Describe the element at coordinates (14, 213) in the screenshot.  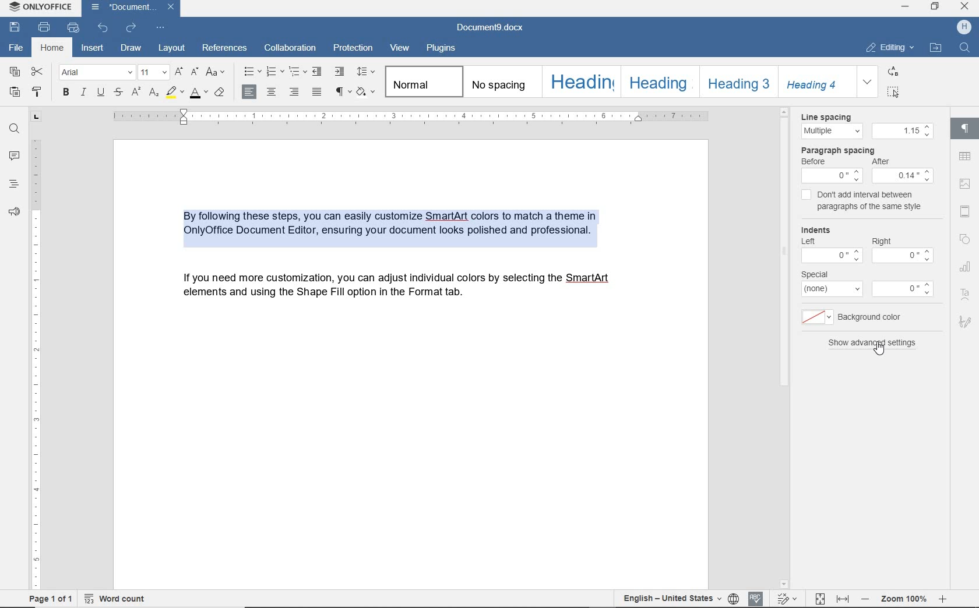
I see `feedback & support` at that location.